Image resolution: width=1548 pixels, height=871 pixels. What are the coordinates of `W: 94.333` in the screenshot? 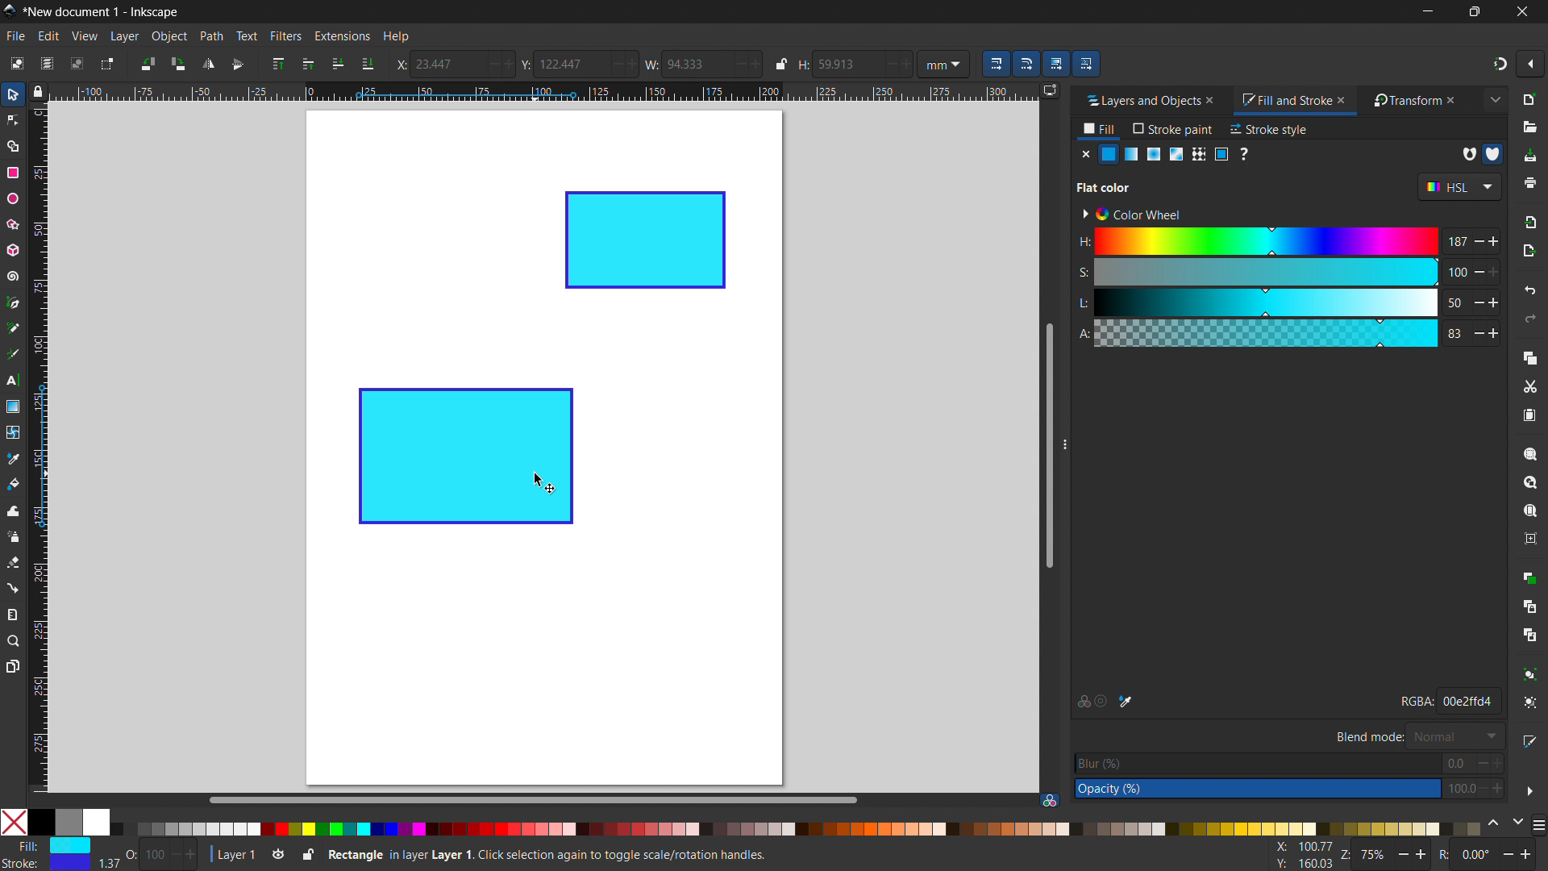 It's located at (684, 63).